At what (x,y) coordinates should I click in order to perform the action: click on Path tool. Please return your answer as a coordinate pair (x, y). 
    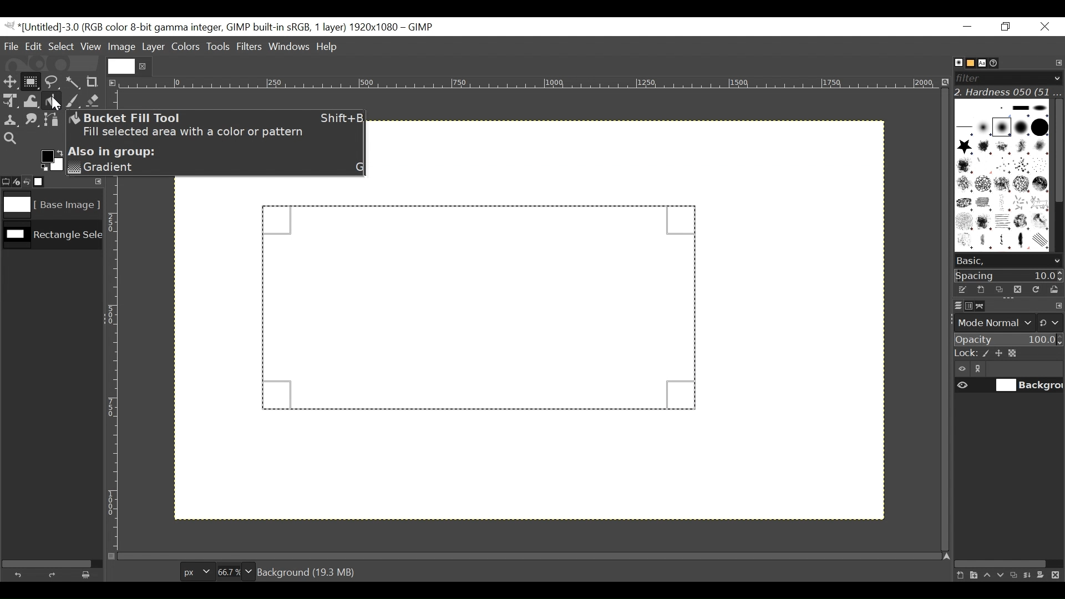
    Looking at the image, I should click on (53, 121).